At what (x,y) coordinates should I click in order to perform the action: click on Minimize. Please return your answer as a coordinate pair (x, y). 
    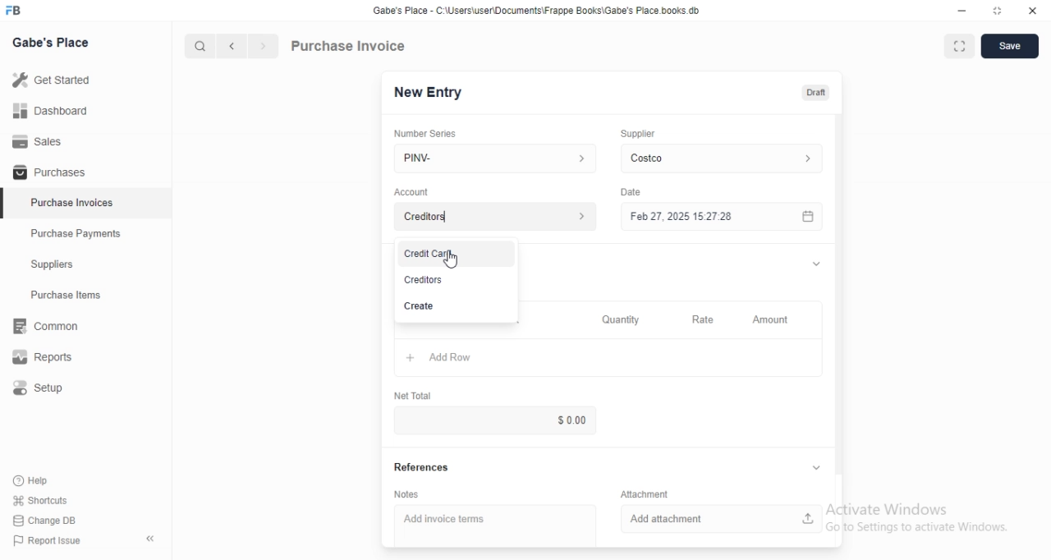
    Looking at the image, I should click on (962, 11).